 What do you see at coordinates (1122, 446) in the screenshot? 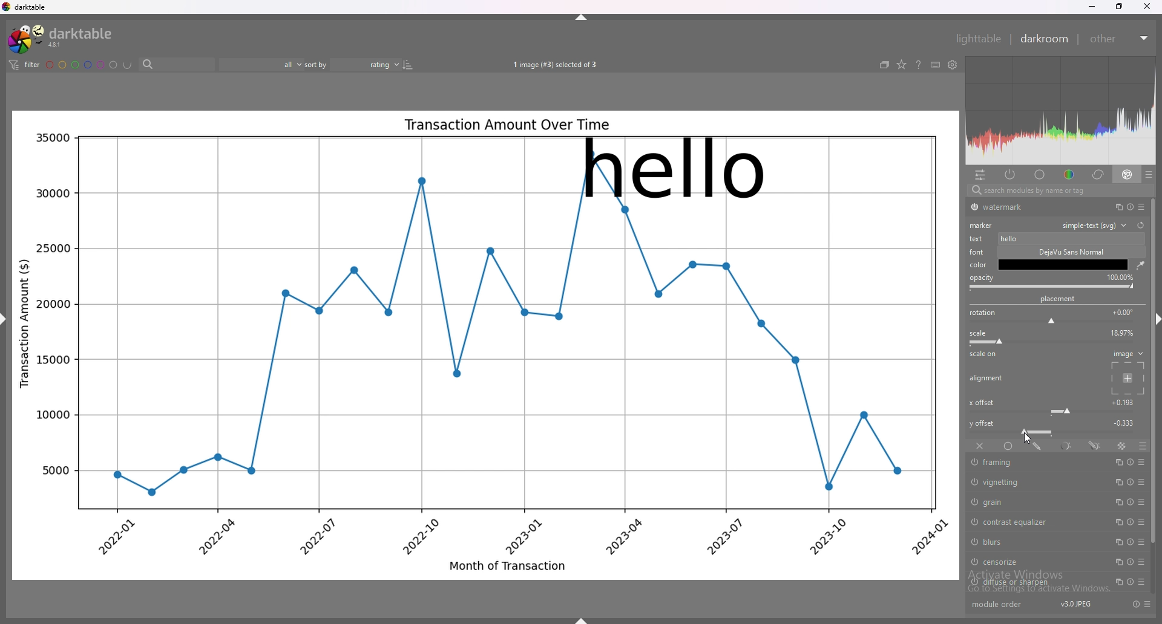
I see `raster mask` at bounding box center [1122, 446].